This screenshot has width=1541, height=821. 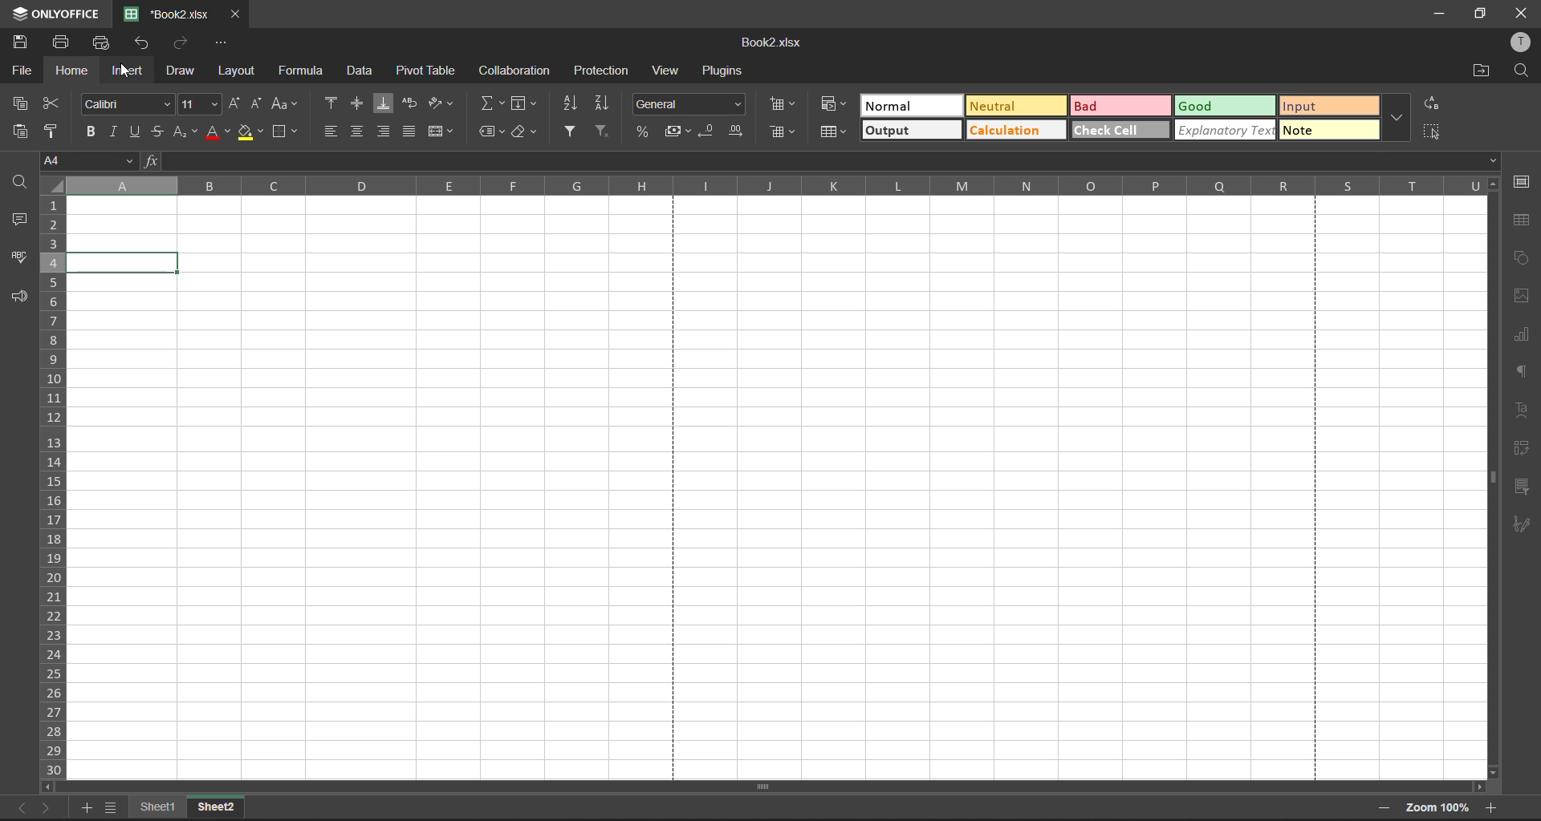 What do you see at coordinates (1121, 106) in the screenshot?
I see `bad` at bounding box center [1121, 106].